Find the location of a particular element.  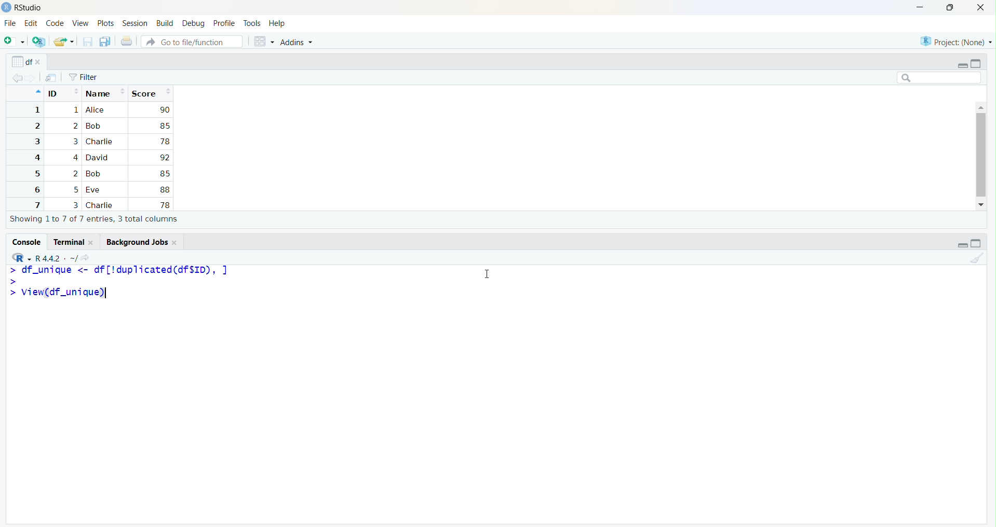

4 is located at coordinates (74, 157).